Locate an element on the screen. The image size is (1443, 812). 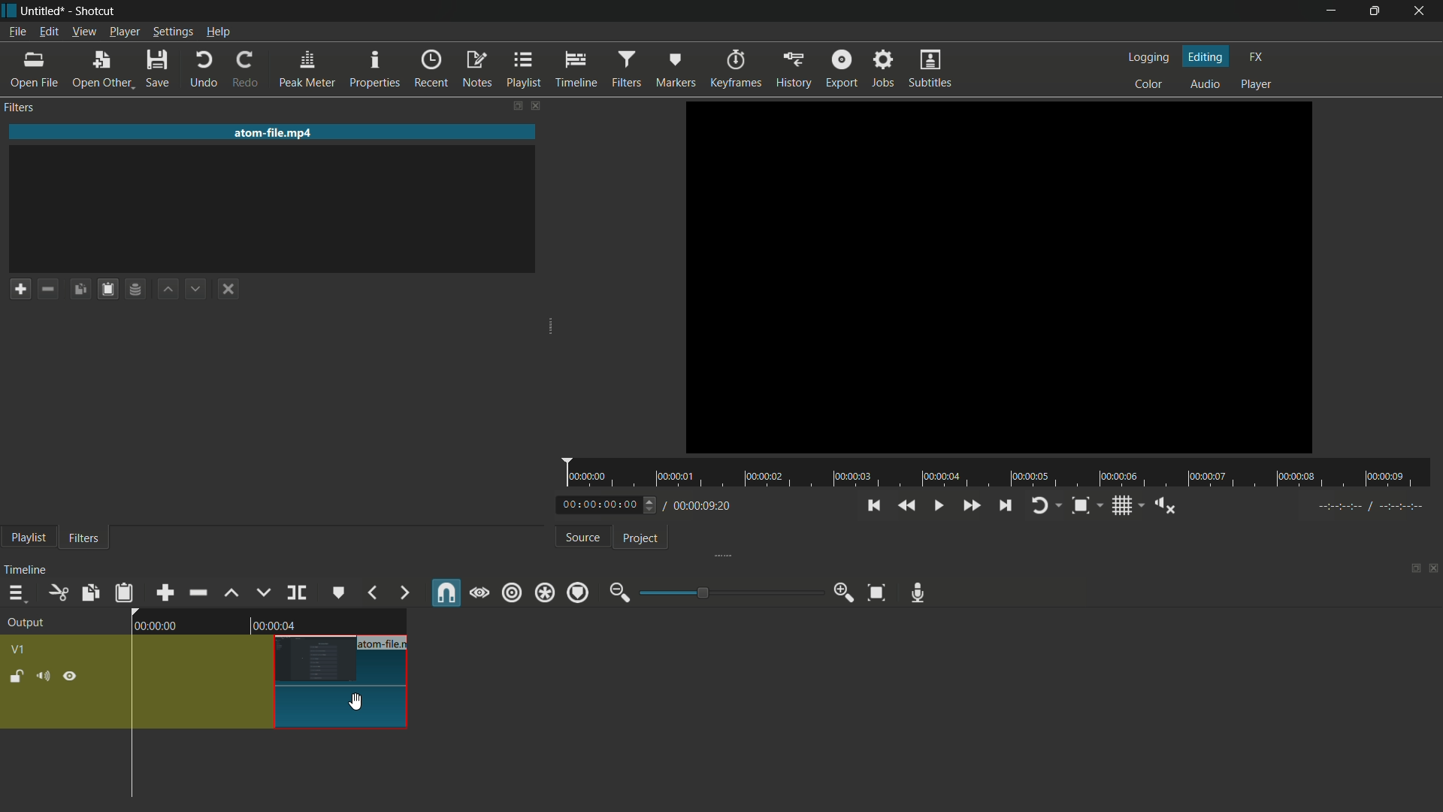
jobs is located at coordinates (883, 70).